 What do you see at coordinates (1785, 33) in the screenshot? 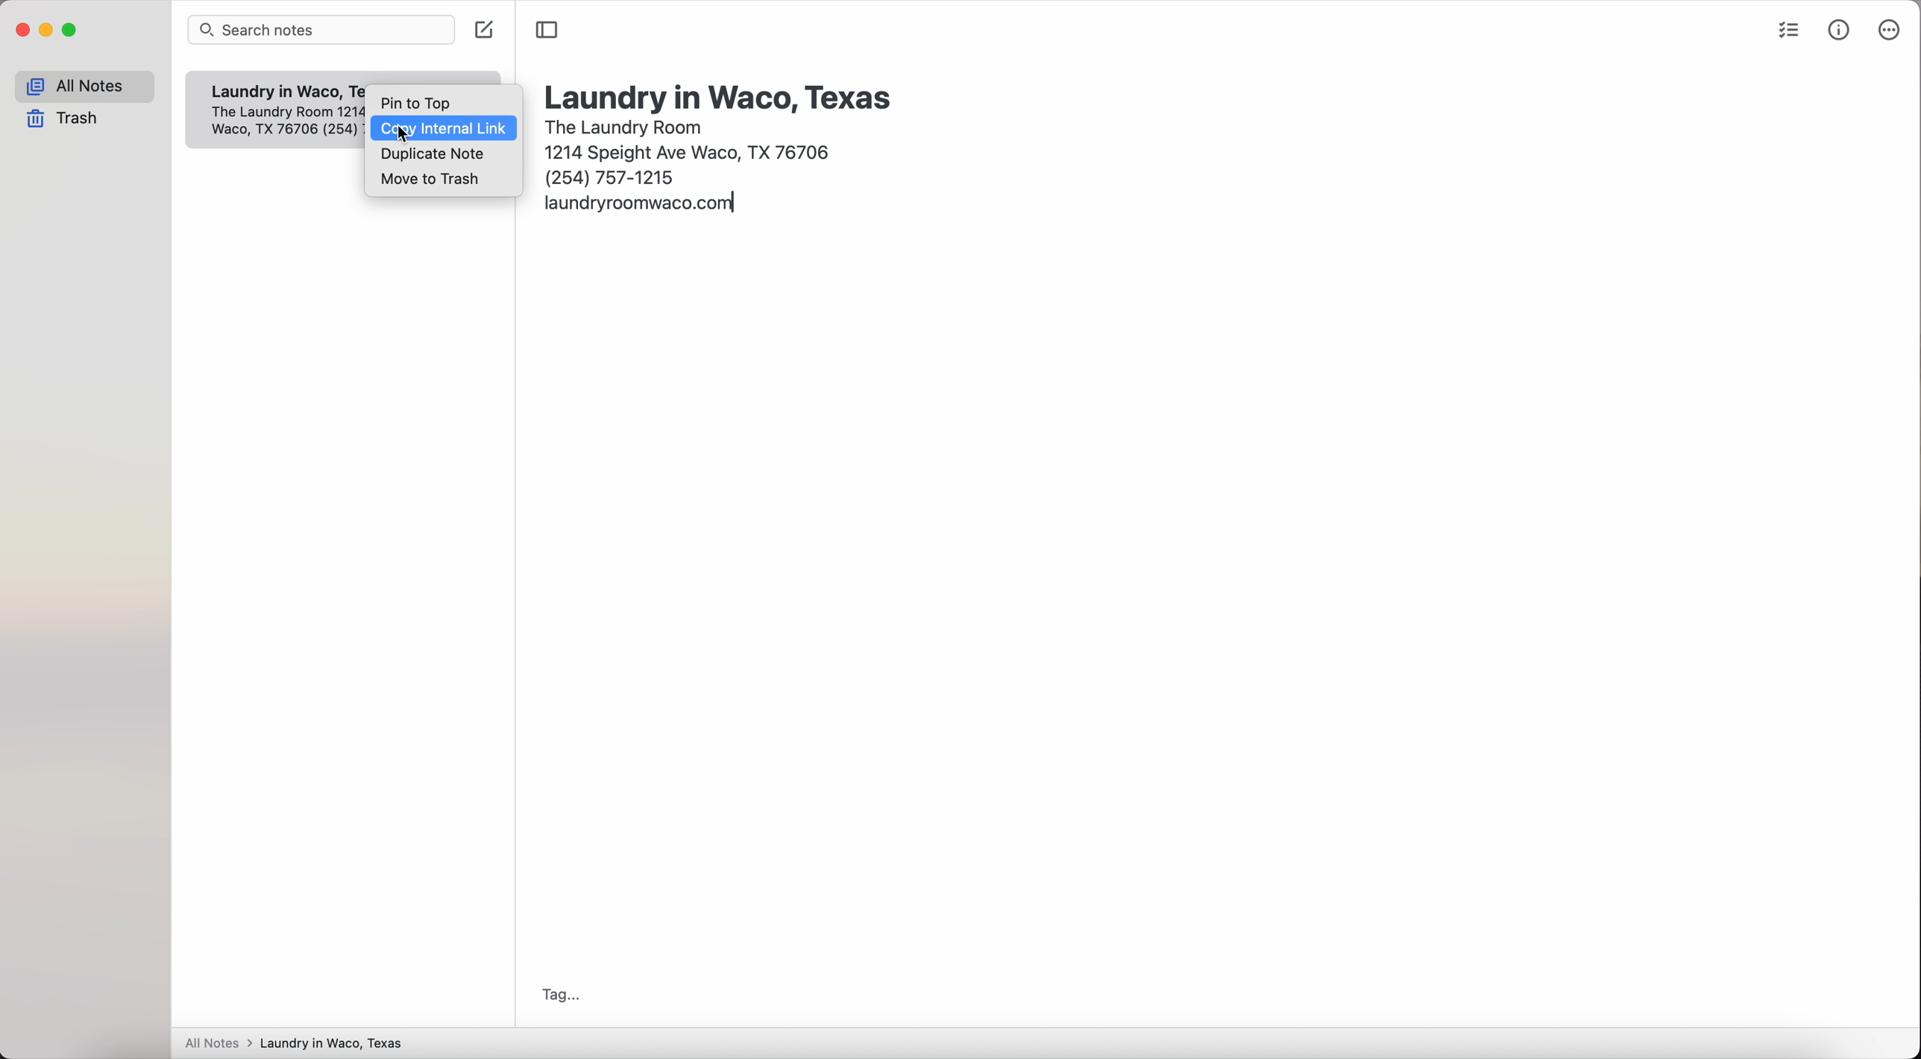
I see `check list` at bounding box center [1785, 33].